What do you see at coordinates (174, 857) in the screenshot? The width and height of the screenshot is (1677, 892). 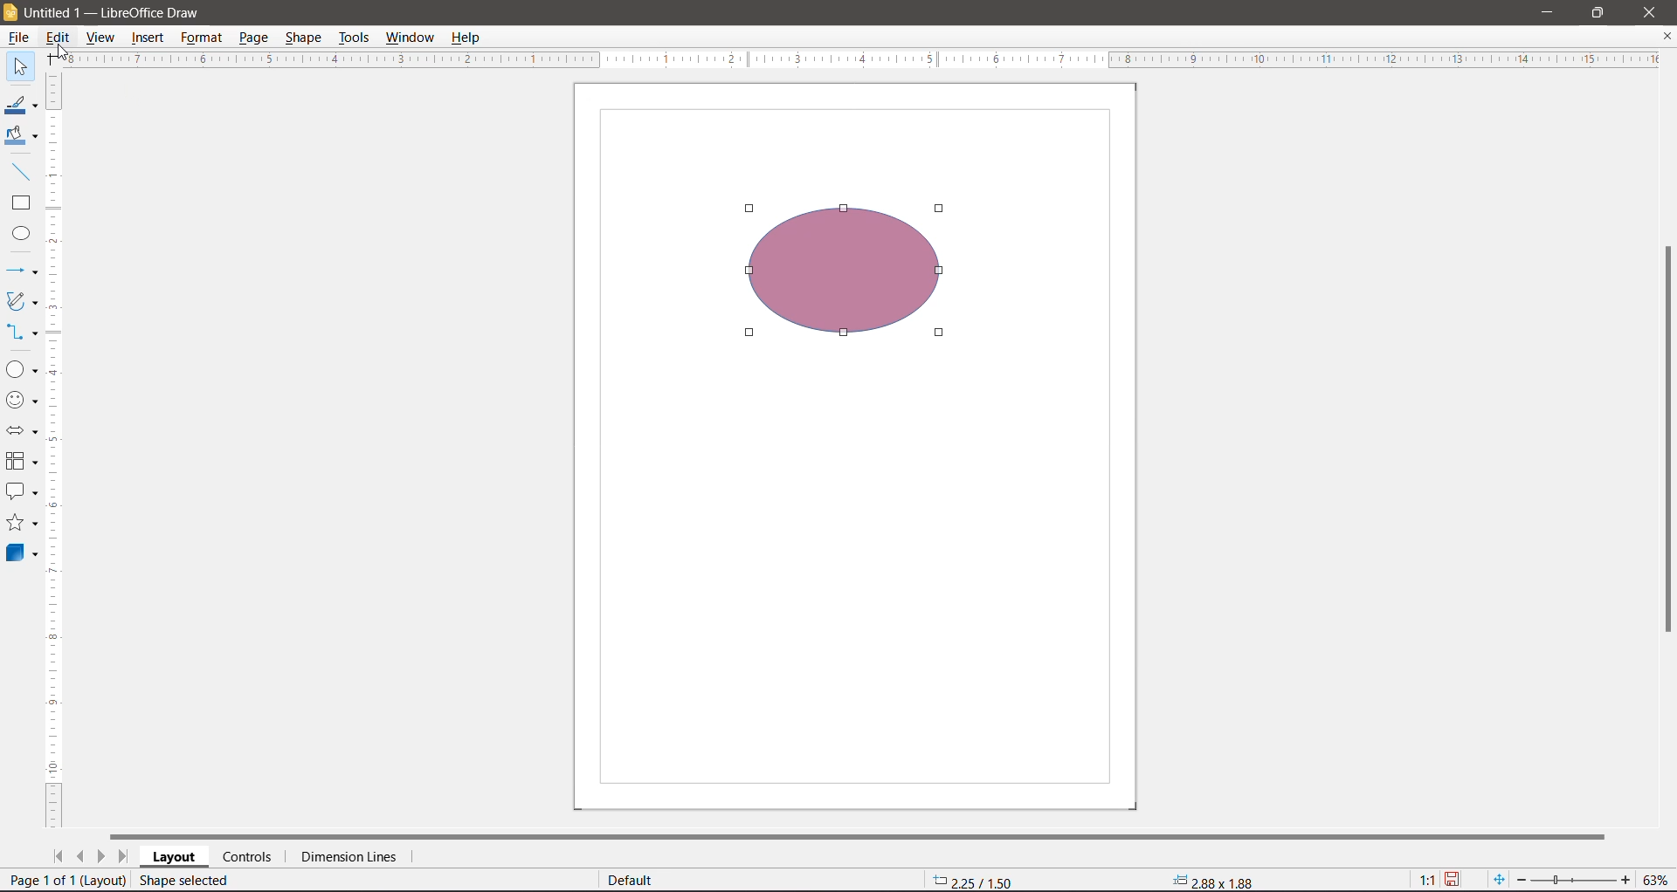 I see `Layout` at bounding box center [174, 857].